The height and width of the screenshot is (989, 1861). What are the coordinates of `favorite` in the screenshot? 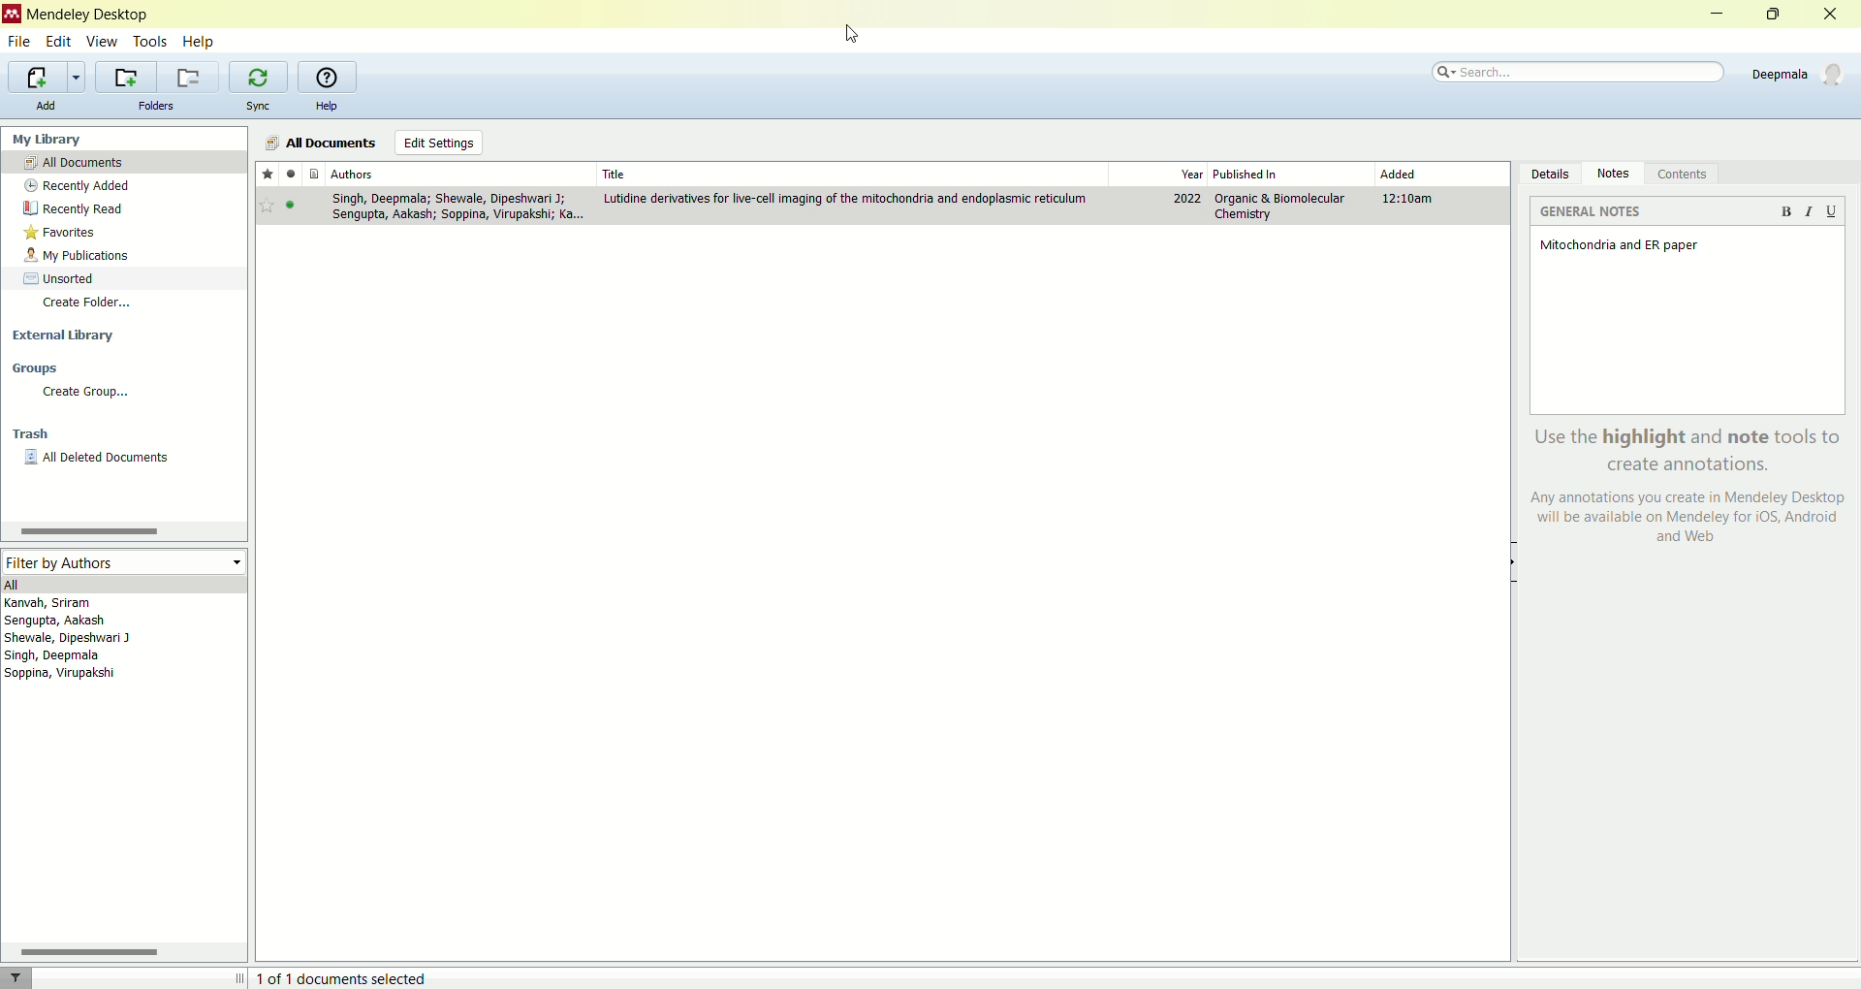 It's located at (268, 175).